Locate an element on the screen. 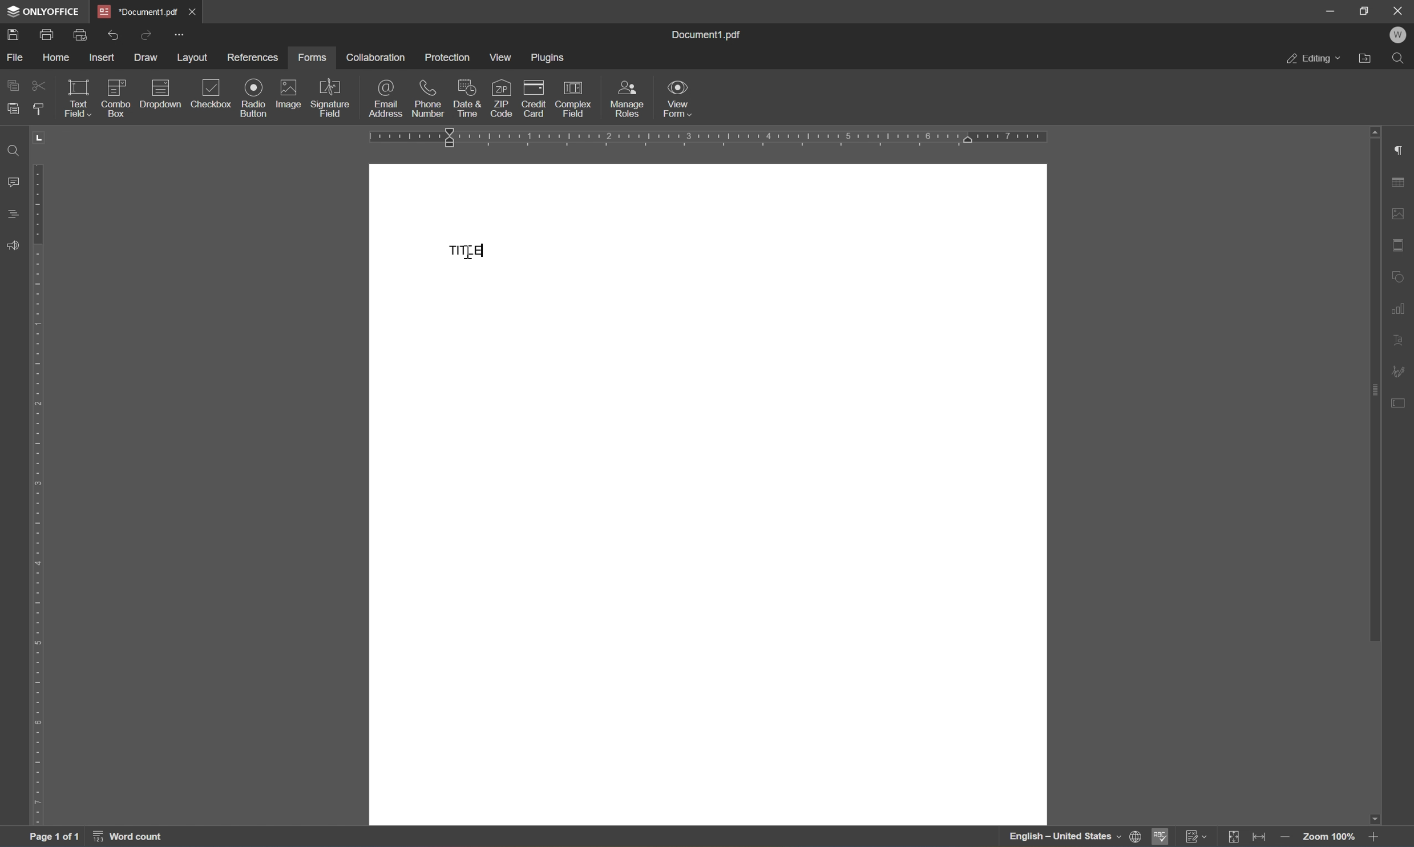 This screenshot has height=847, width=1414. protection is located at coordinates (448, 57).